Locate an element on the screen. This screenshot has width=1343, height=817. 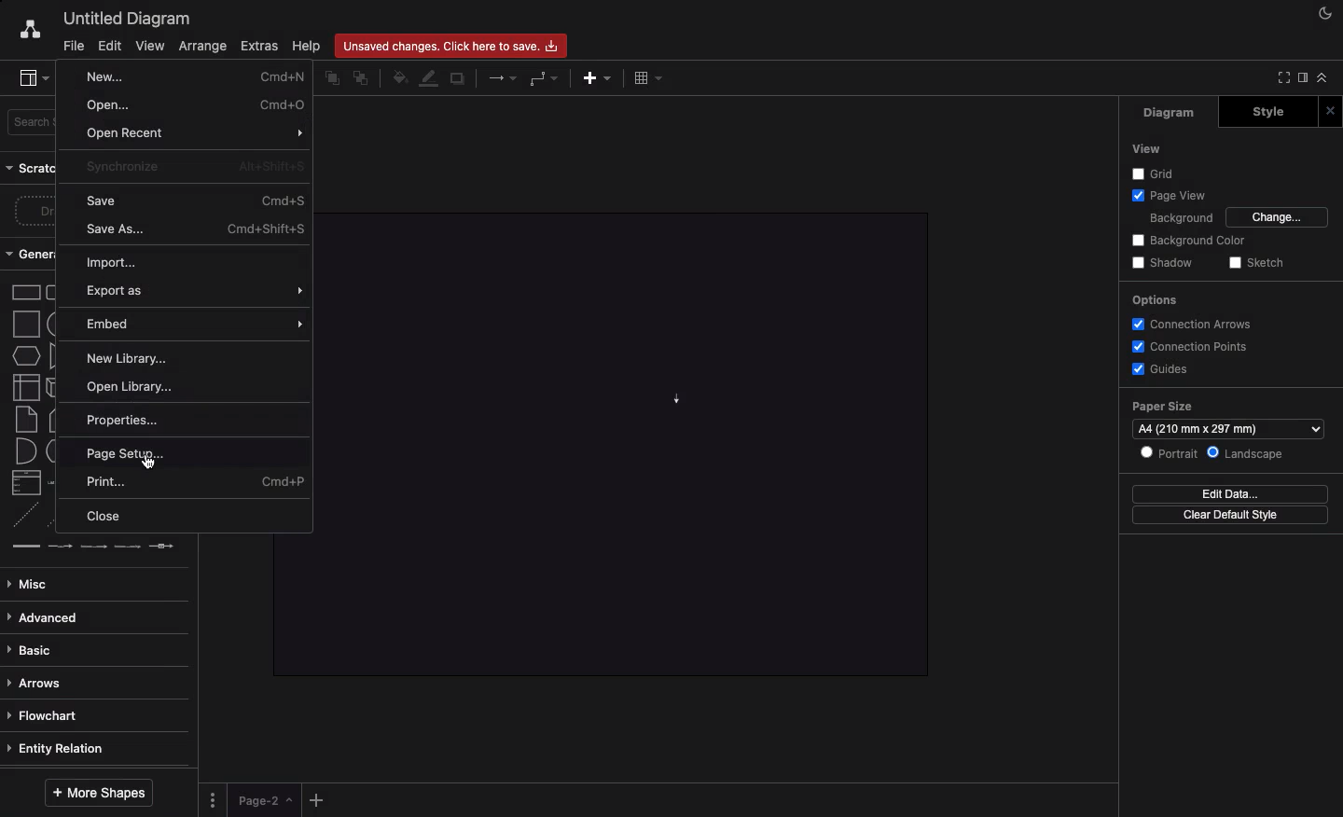
Change is located at coordinates (1279, 217).